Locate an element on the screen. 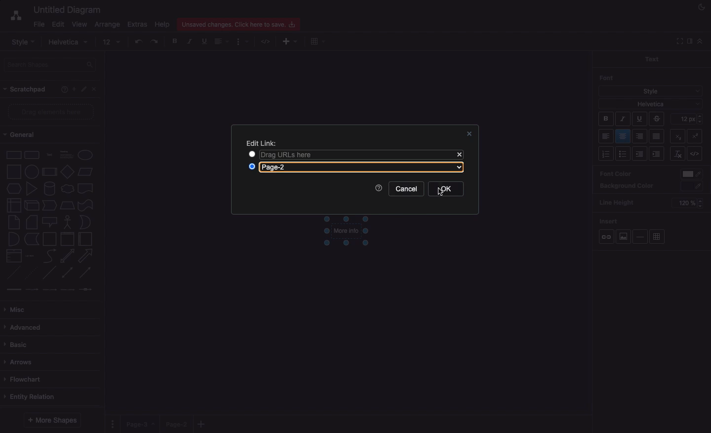  list is located at coordinates (14, 256).